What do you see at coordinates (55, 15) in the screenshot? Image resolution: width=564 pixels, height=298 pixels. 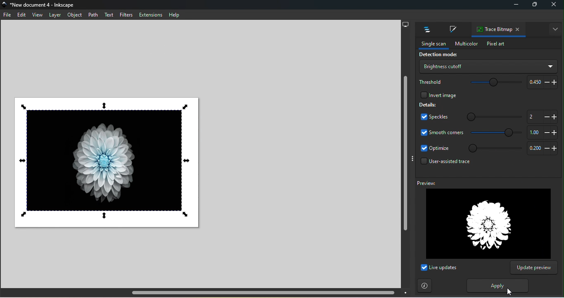 I see `Layer` at bounding box center [55, 15].